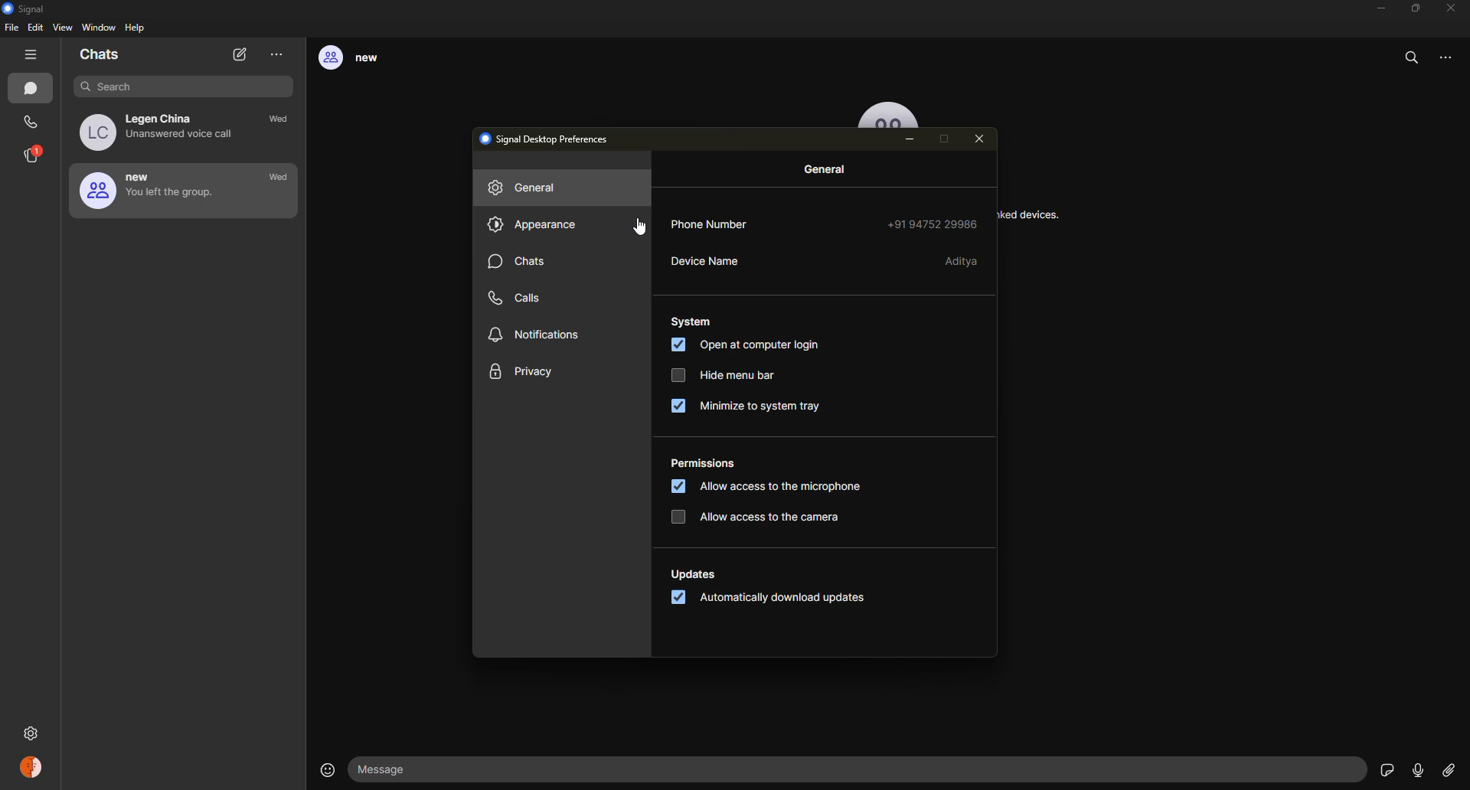 This screenshot has width=1470, height=790. I want to click on chats, so click(520, 263).